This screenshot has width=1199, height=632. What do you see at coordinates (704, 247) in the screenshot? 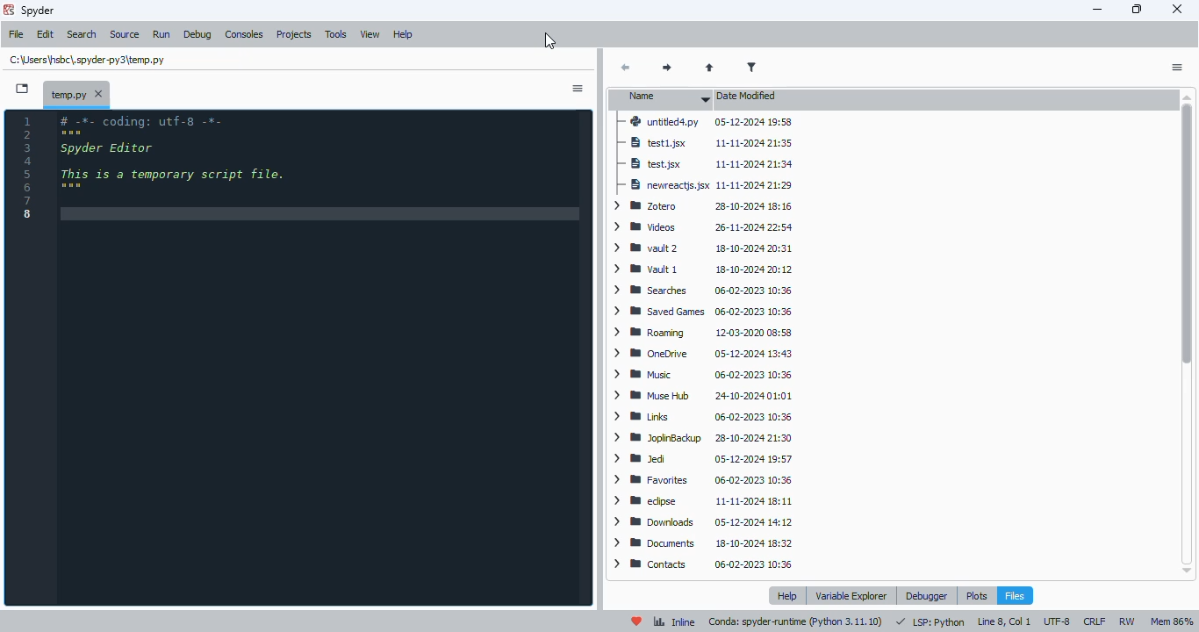
I see `vault 2` at bounding box center [704, 247].